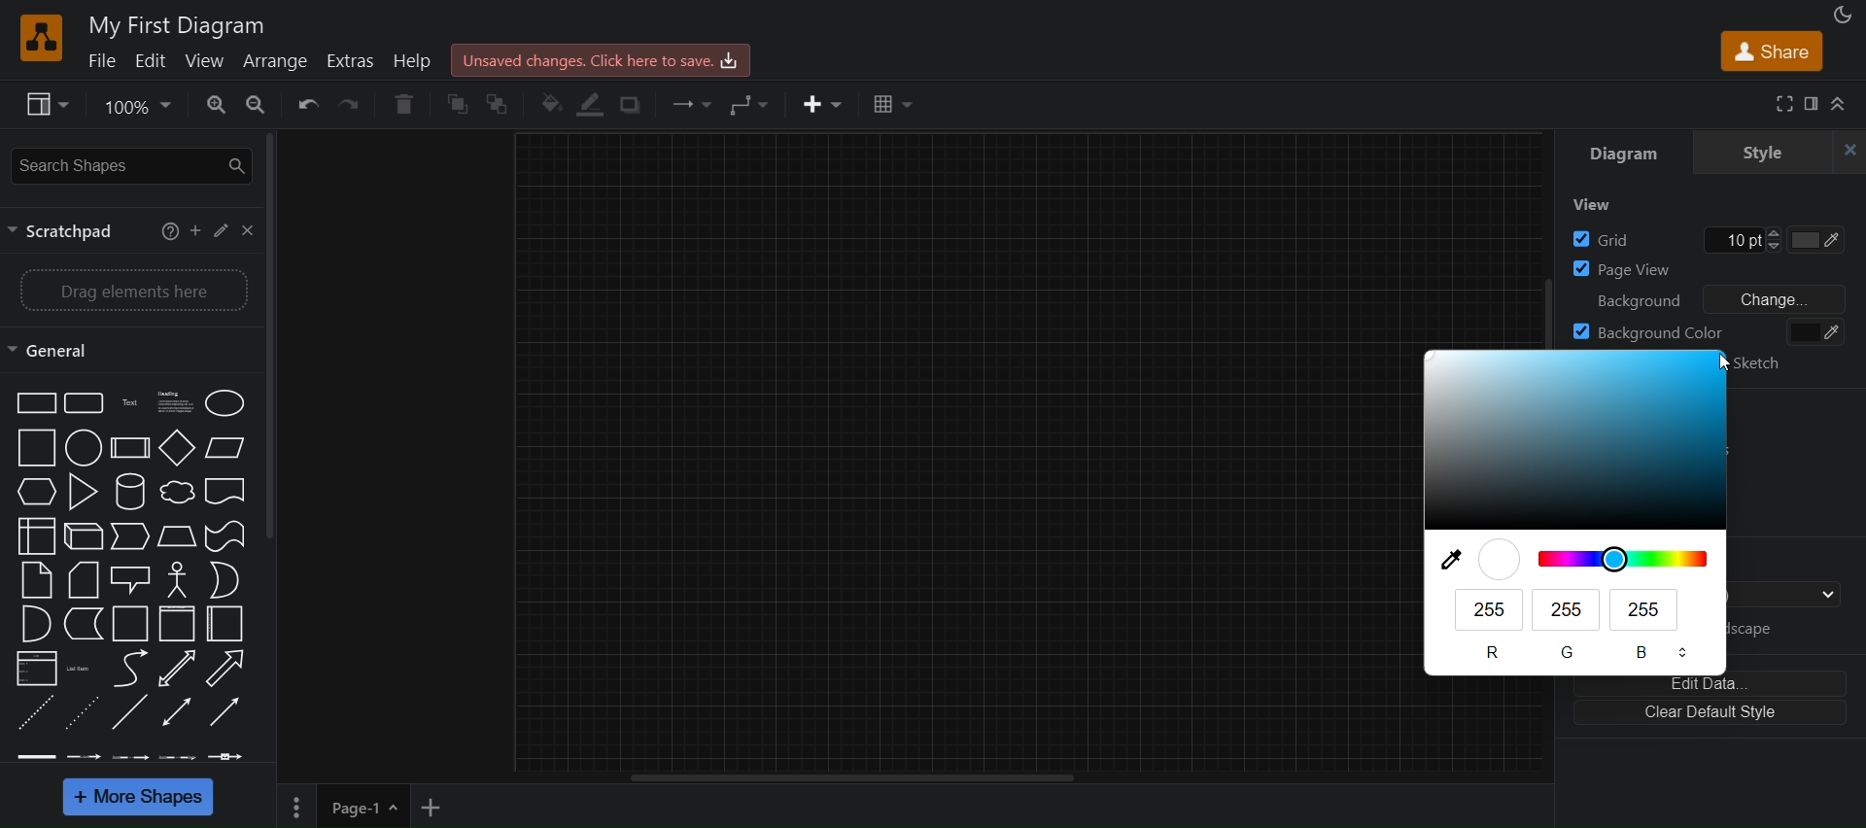 This screenshot has height=828, width=1866. I want to click on linecolor, so click(592, 107).